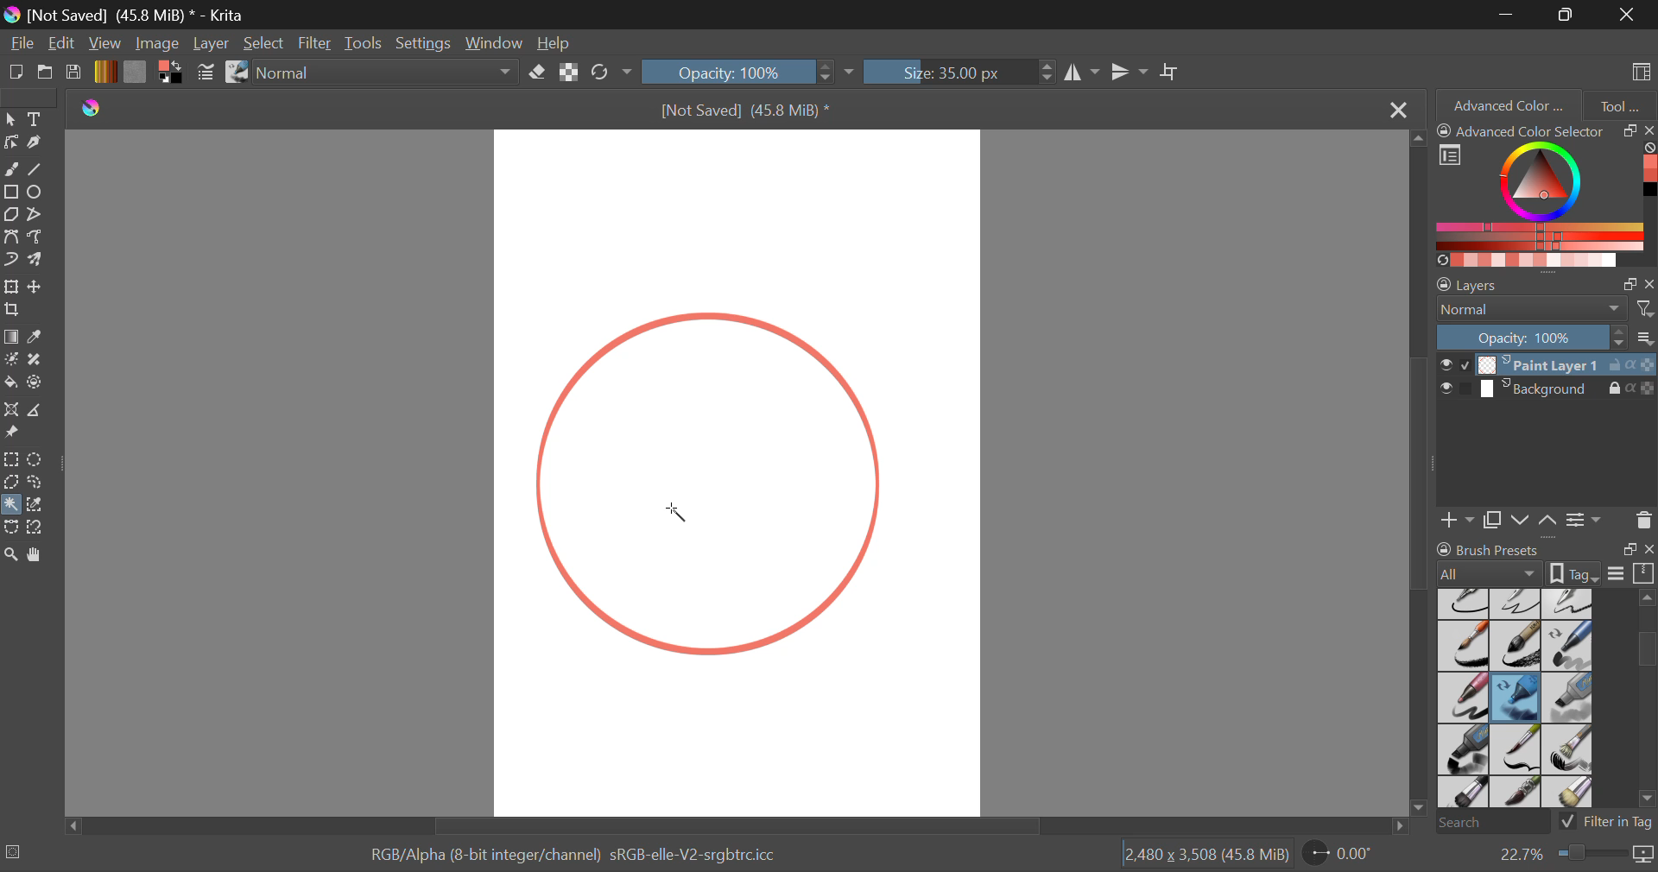 The height and width of the screenshot is (872, 1658). Describe the element at coordinates (35, 459) in the screenshot. I see `Elliptical Selection Tool` at that location.